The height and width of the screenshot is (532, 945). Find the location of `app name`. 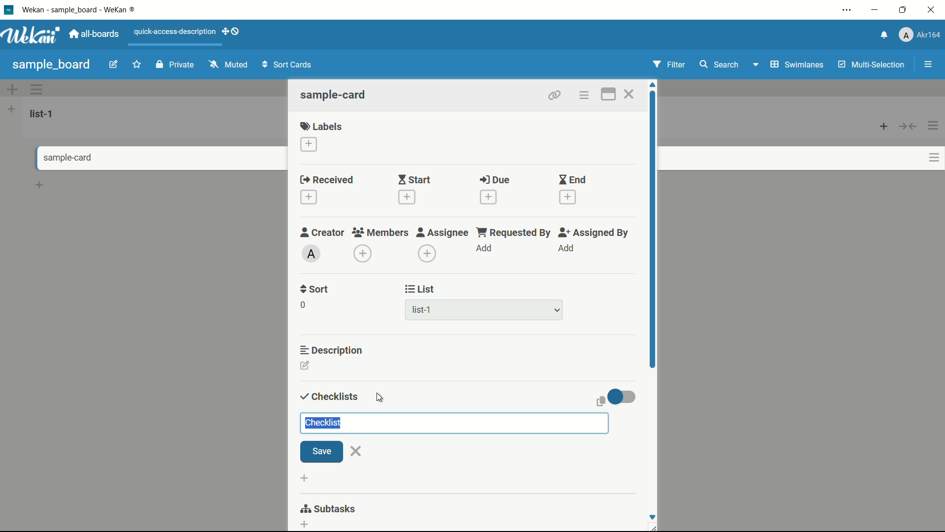

app name is located at coordinates (80, 9).